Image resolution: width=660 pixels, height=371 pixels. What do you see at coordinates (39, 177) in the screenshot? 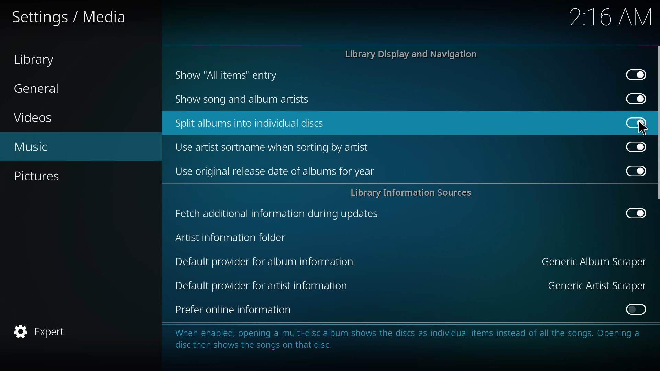
I see `pictures` at bounding box center [39, 177].